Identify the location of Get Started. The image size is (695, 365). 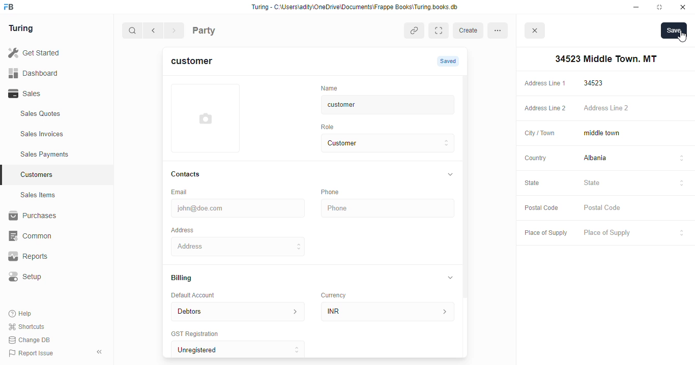
(47, 53).